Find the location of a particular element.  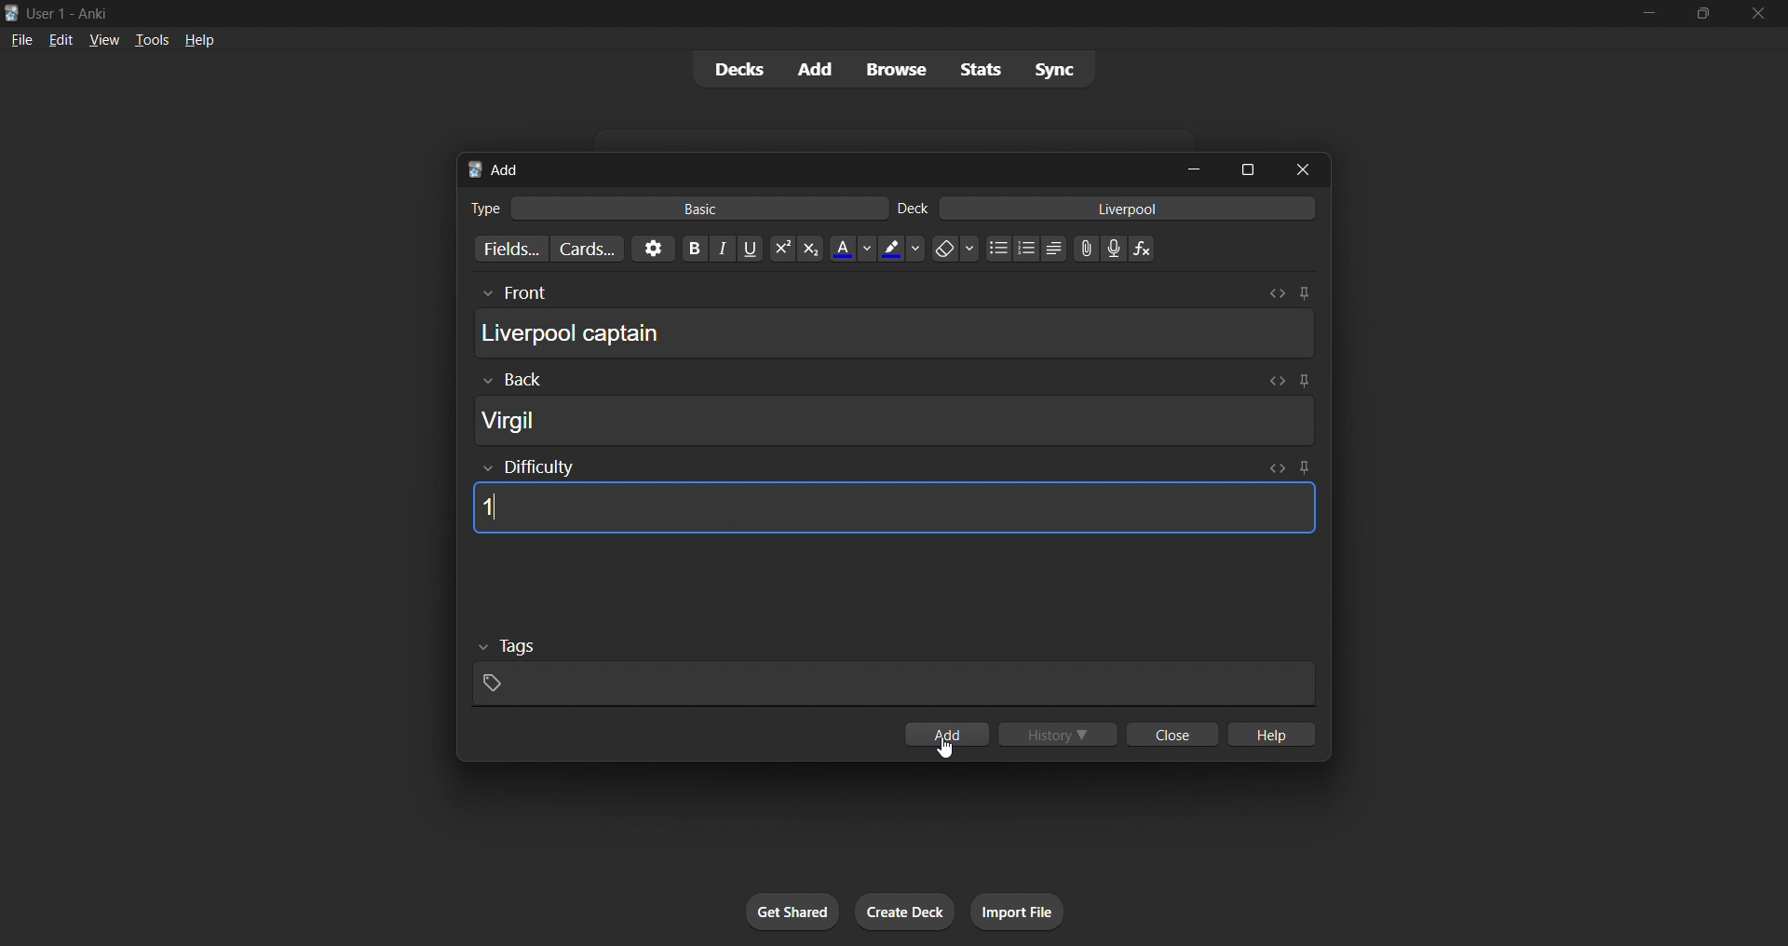

file is located at coordinates (21, 38).